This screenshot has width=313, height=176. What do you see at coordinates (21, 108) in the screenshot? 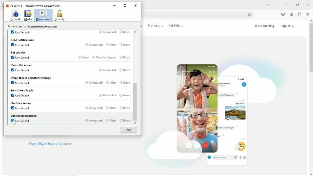
I see `Use default` at bounding box center [21, 108].